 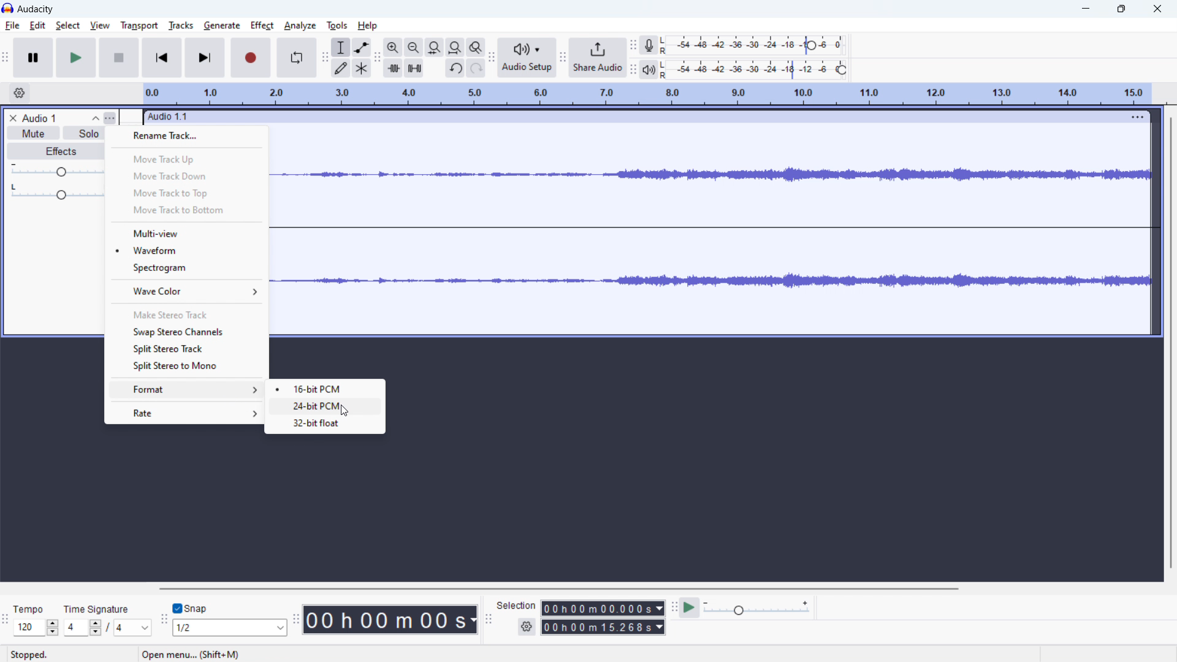 What do you see at coordinates (649, 45) in the screenshot?
I see `recording meter` at bounding box center [649, 45].